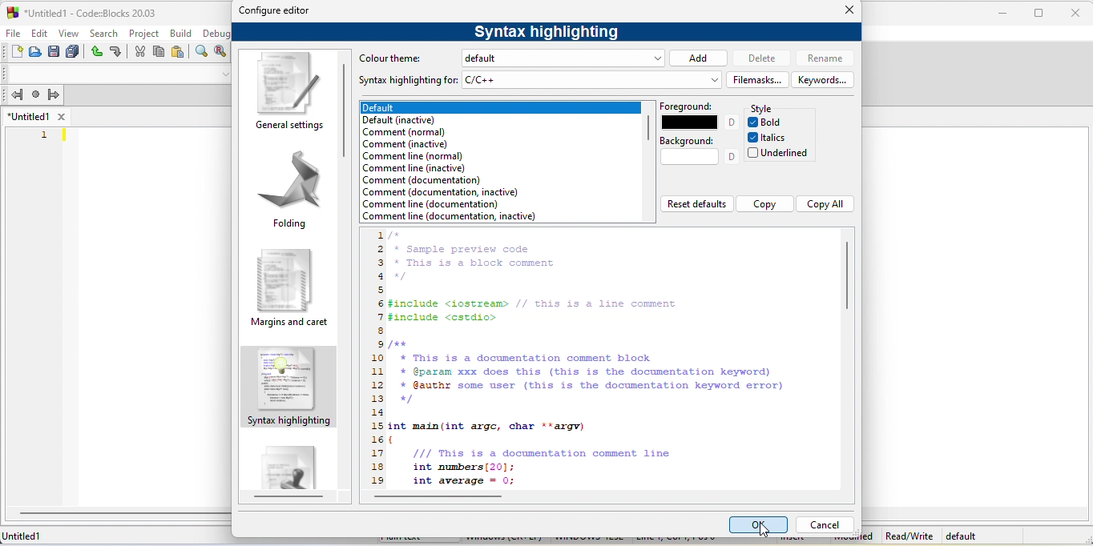 The width and height of the screenshot is (1093, 546). What do you see at coordinates (73, 52) in the screenshot?
I see `save everything` at bounding box center [73, 52].